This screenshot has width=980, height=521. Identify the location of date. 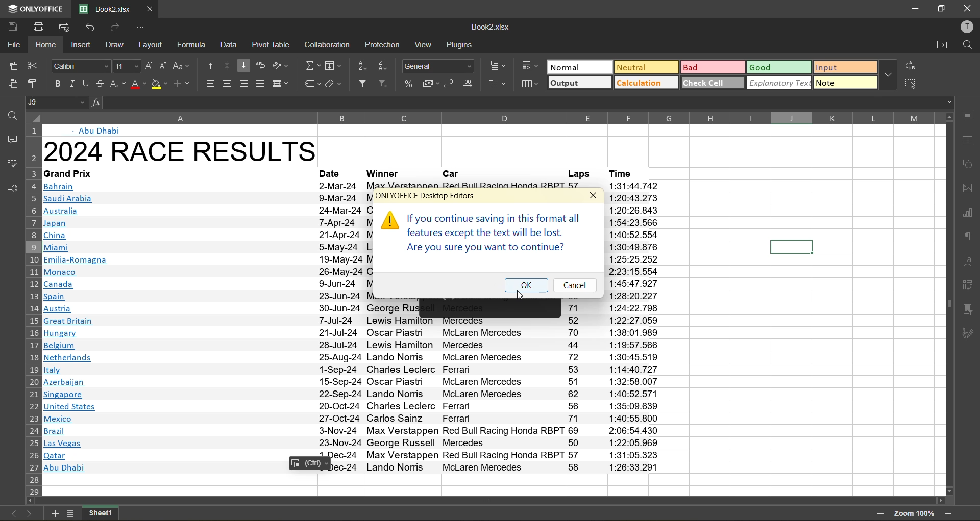
(330, 173).